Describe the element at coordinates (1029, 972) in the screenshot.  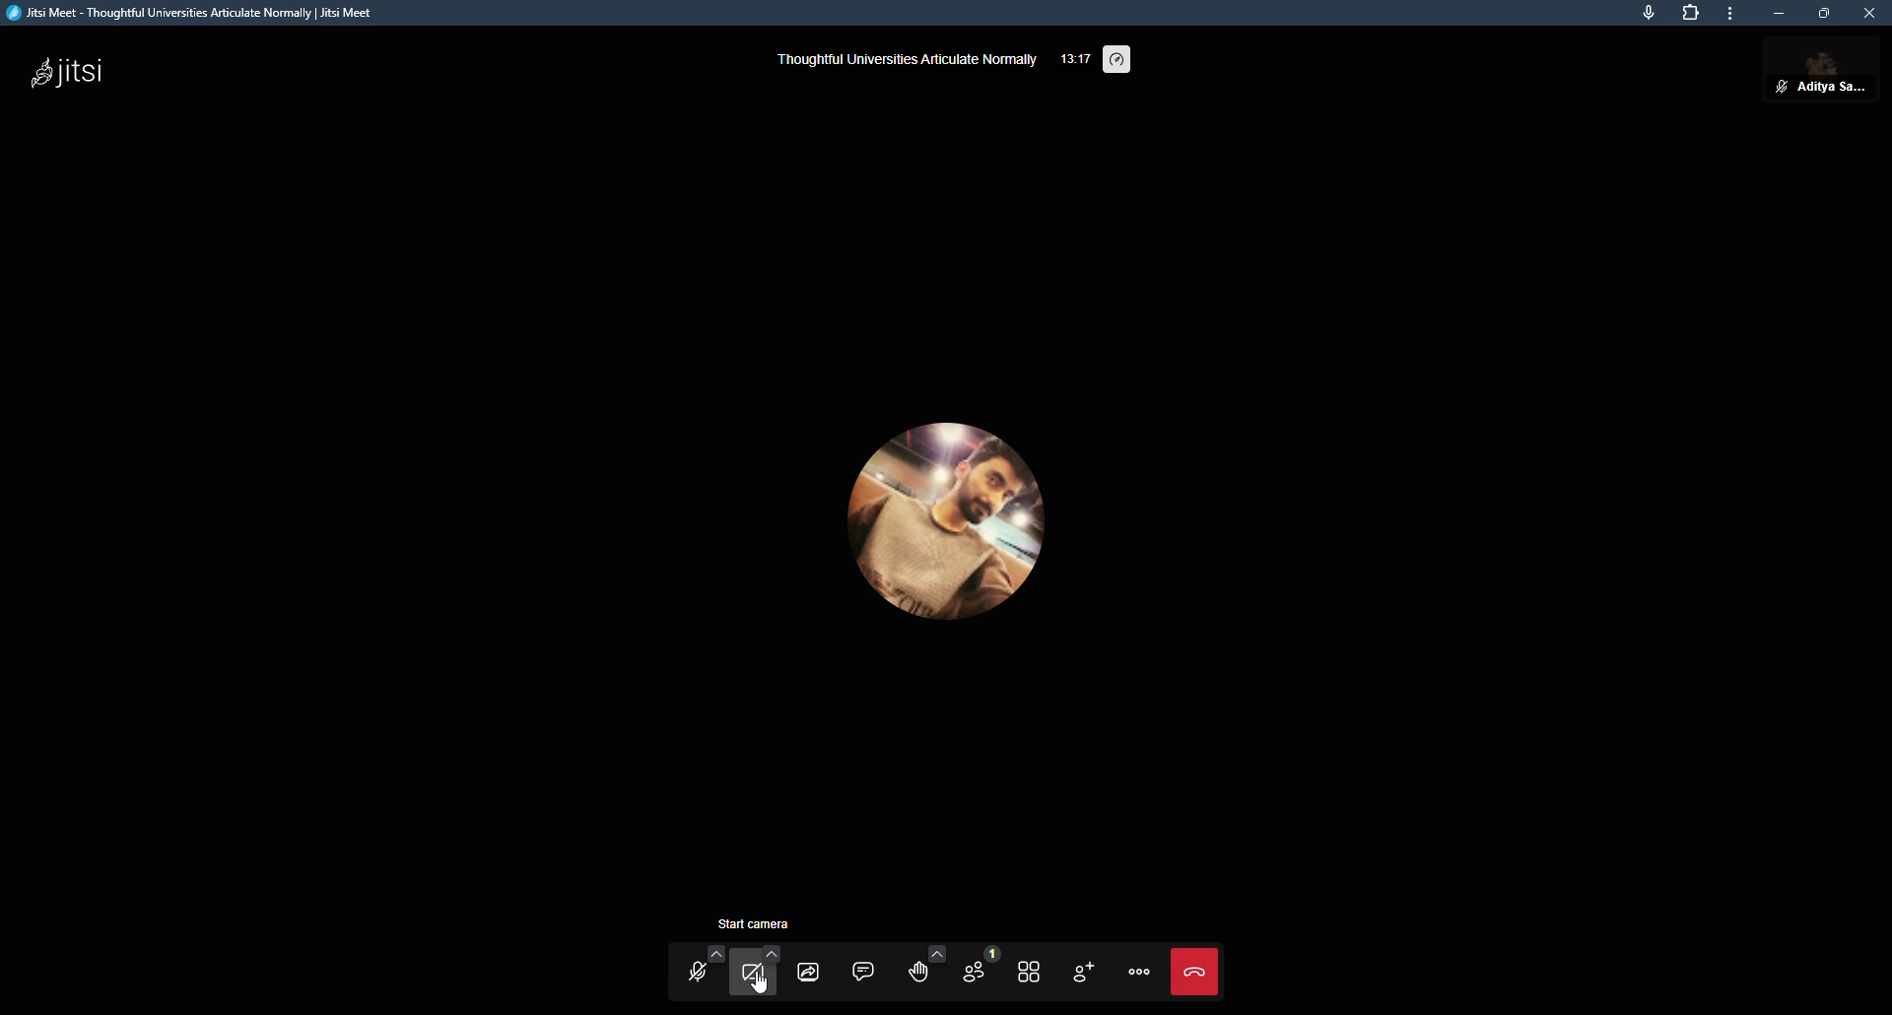
I see `toggle title view` at that location.